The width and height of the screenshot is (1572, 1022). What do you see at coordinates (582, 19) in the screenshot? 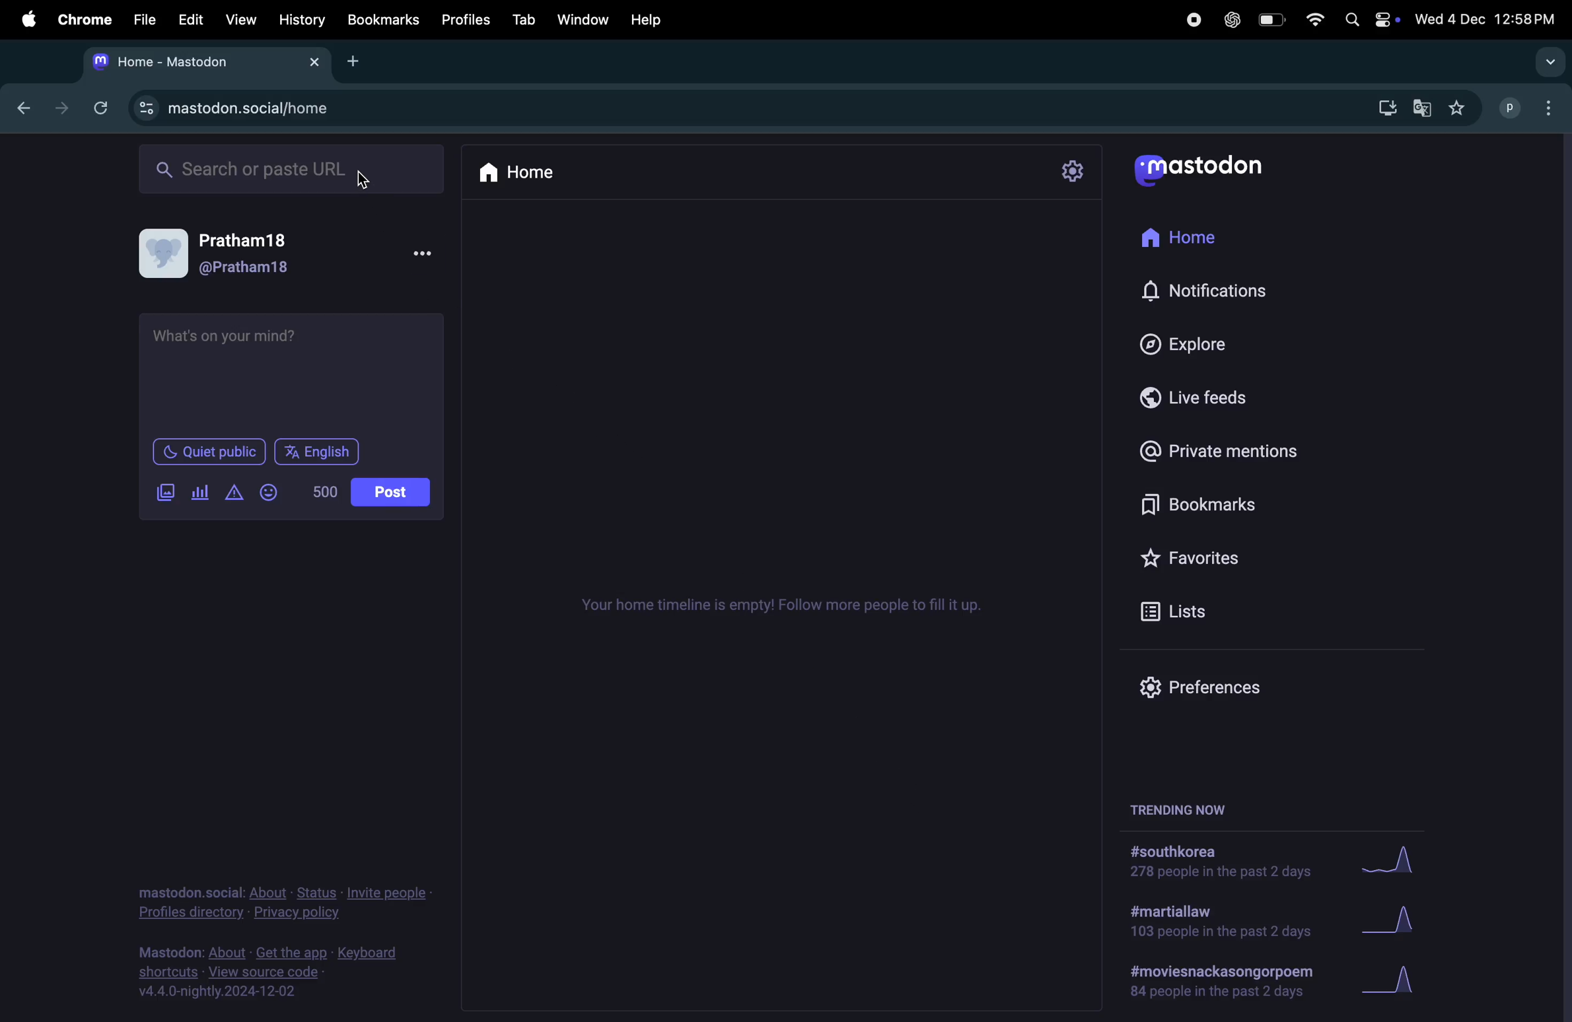
I see `Window` at bounding box center [582, 19].